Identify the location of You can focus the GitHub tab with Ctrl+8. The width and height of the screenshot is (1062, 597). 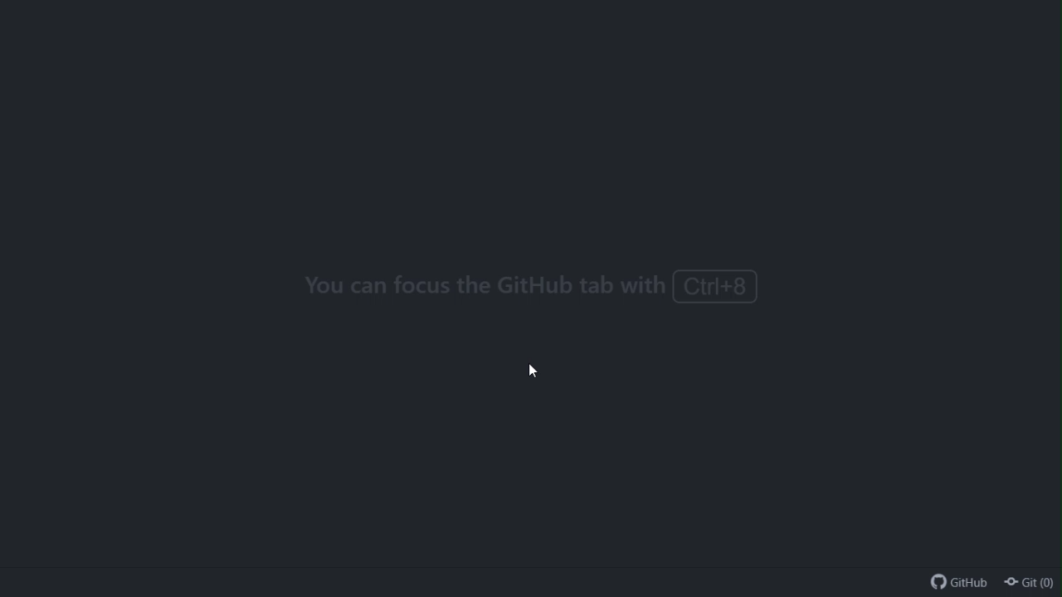
(529, 289).